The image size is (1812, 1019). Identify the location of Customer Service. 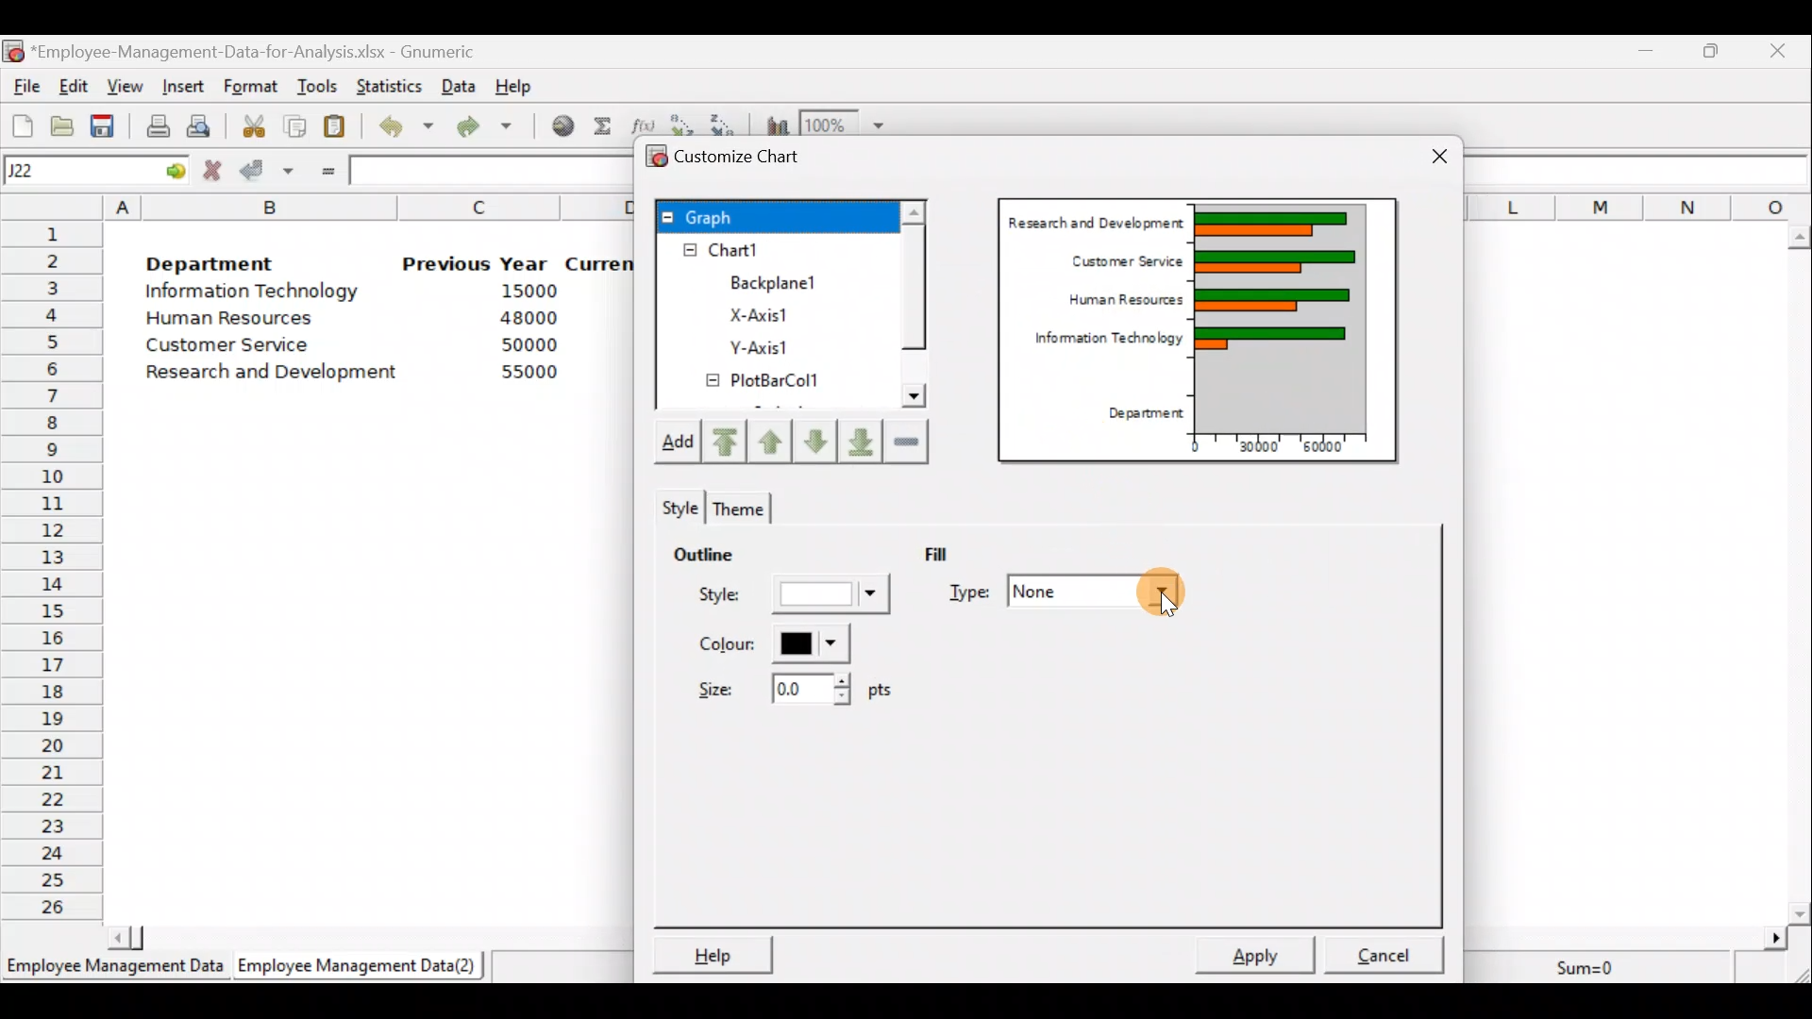
(219, 345).